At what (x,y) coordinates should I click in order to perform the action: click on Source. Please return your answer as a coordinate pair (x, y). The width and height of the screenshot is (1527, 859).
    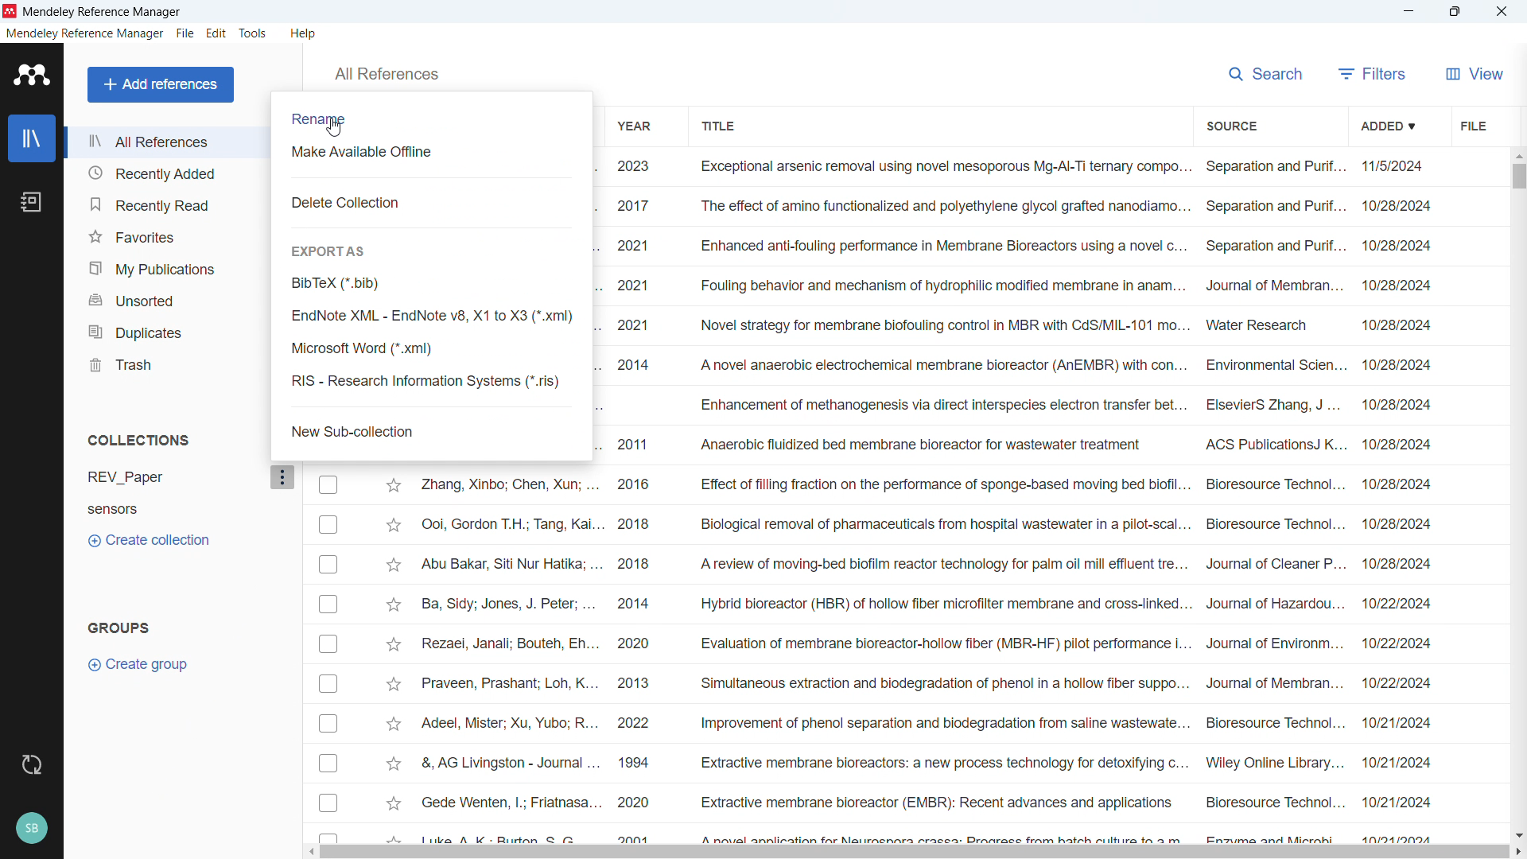
    Looking at the image, I should click on (1233, 124).